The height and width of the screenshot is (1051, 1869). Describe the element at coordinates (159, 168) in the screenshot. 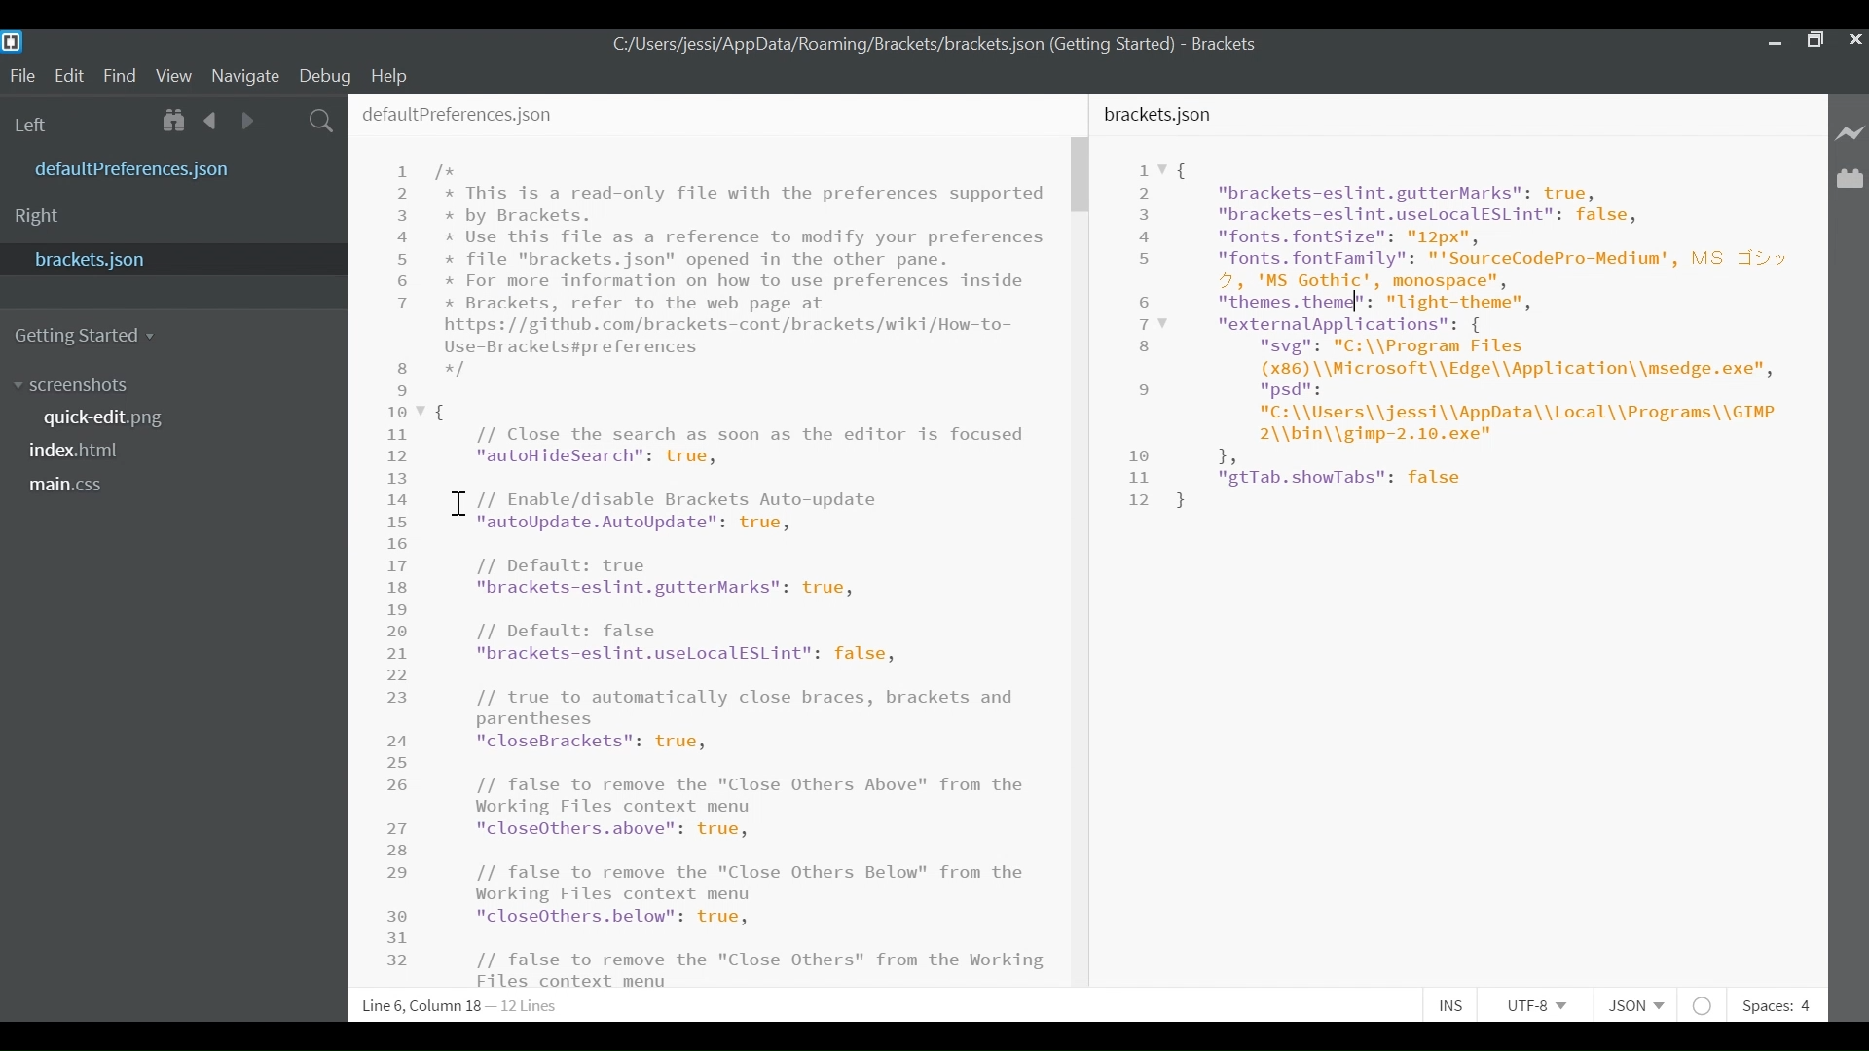

I see `defaultPreferences.json` at that location.